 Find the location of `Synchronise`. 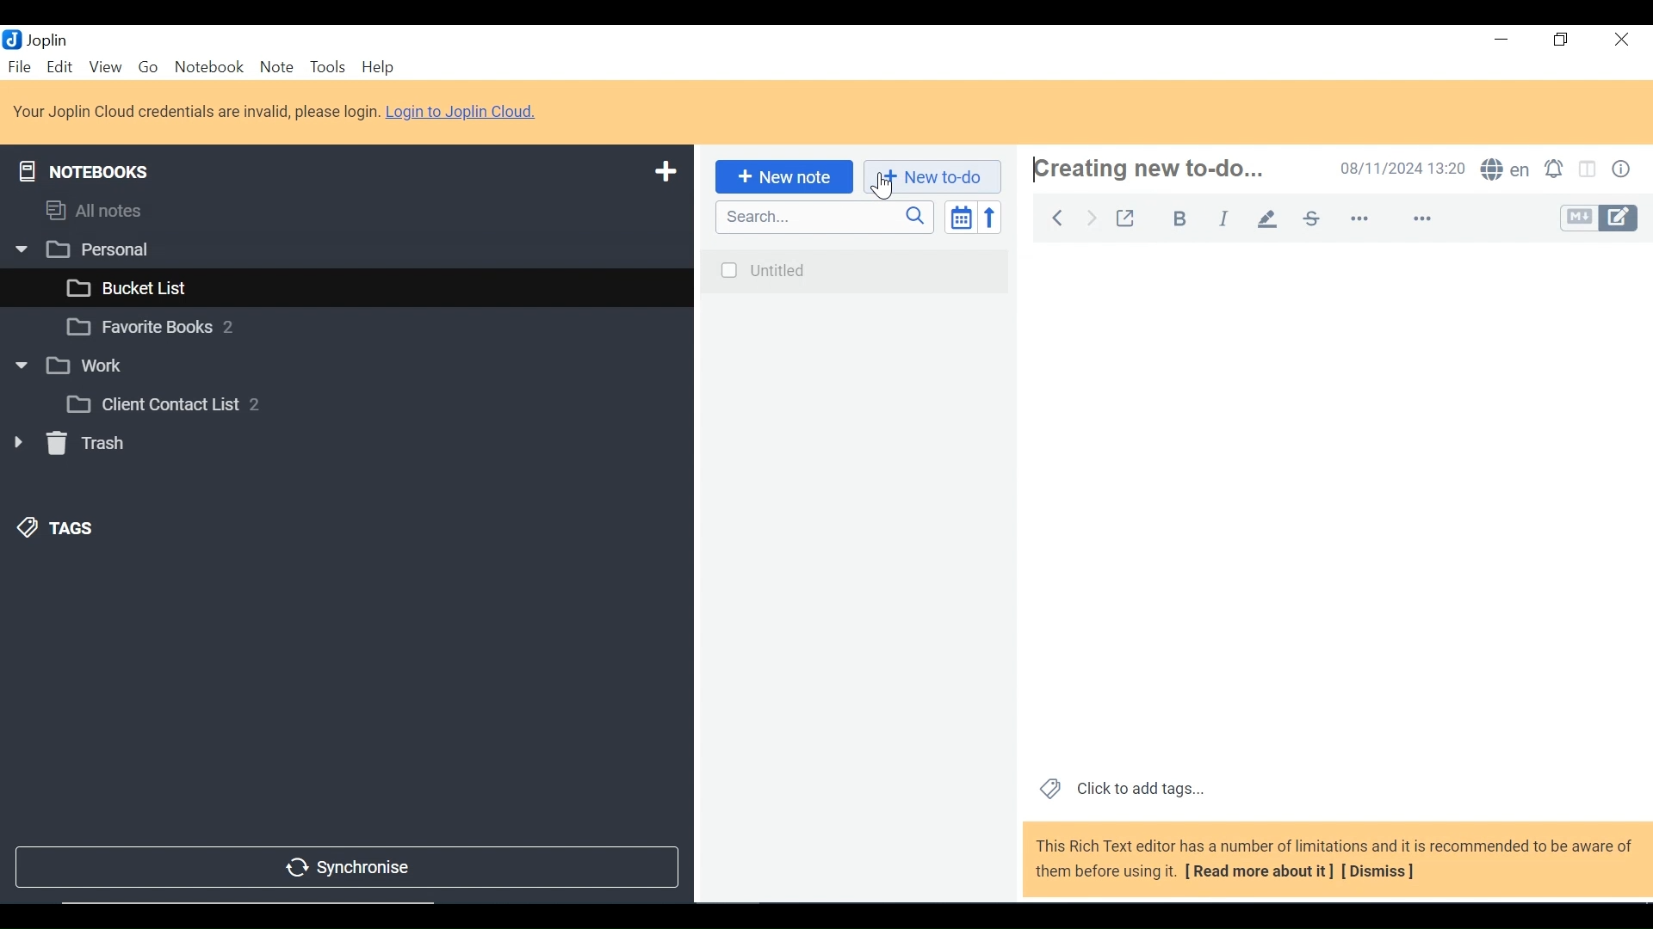

Synchronise is located at coordinates (344, 869).